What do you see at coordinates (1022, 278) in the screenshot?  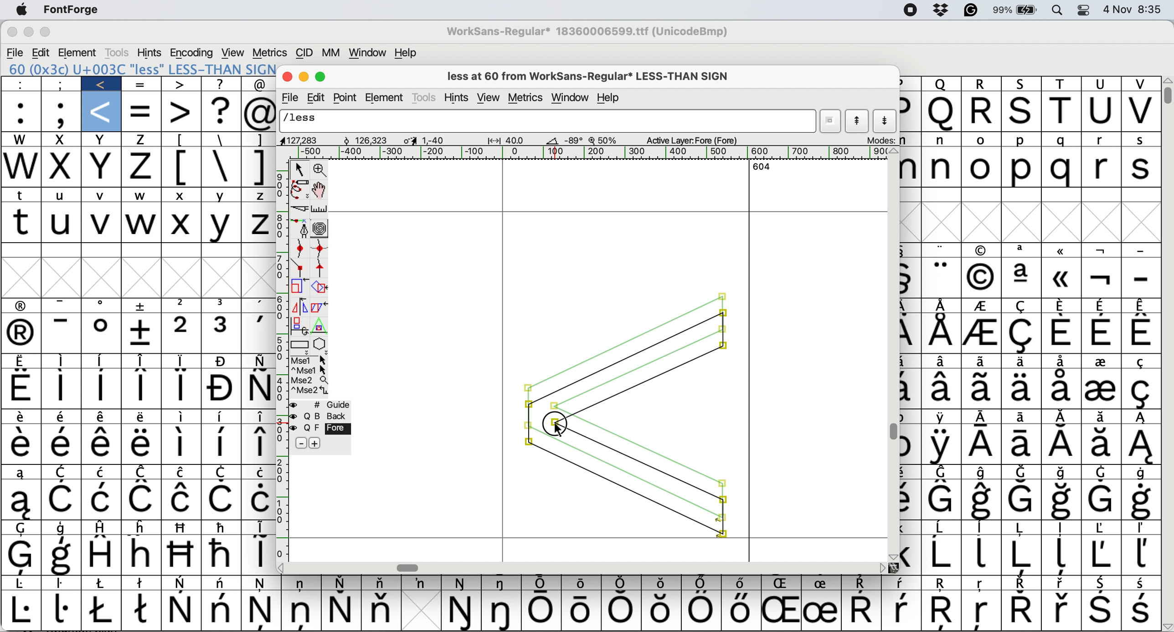 I see `Symbol` at bounding box center [1022, 278].